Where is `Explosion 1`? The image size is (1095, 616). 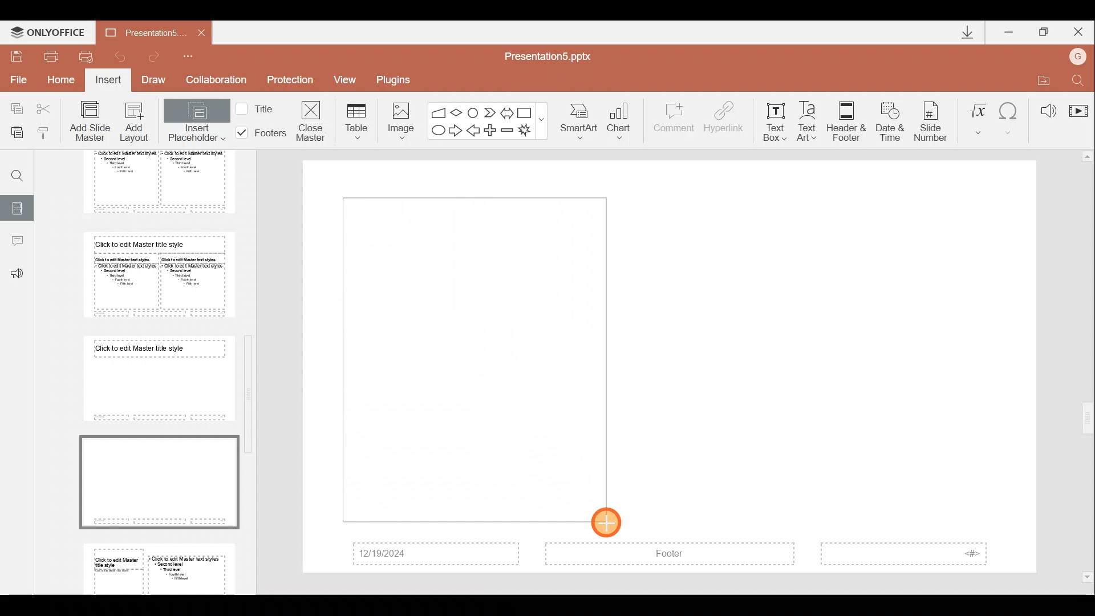
Explosion 1 is located at coordinates (530, 131).